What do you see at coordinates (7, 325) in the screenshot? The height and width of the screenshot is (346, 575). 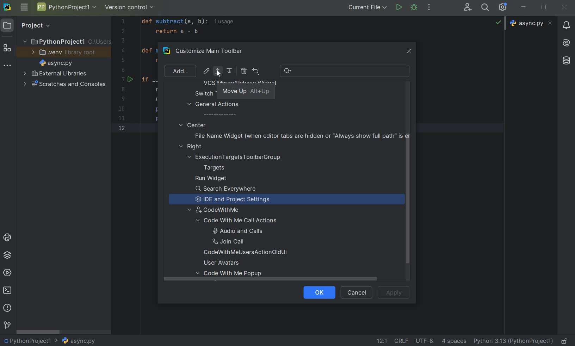 I see `VERSION CONTROL` at bounding box center [7, 325].